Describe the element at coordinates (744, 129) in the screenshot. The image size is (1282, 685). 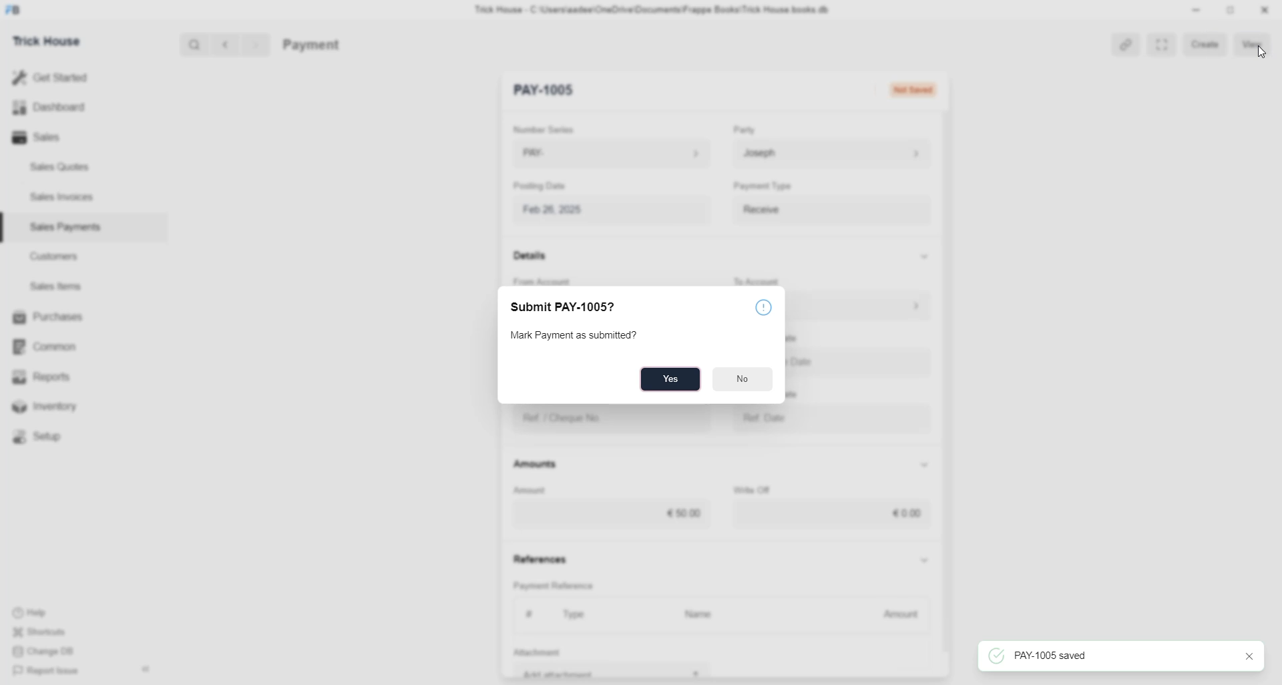
I see `Party` at that location.